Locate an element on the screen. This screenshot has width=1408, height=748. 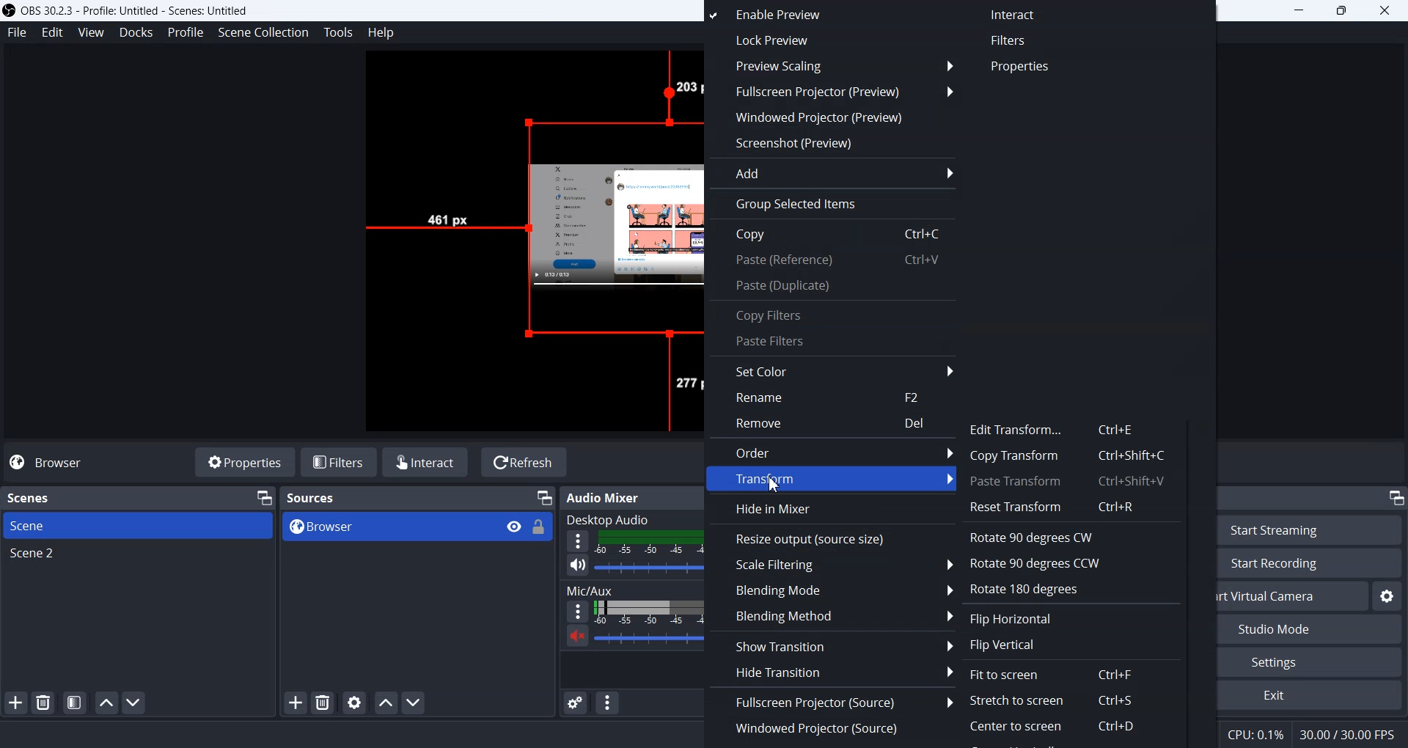
Restore down  is located at coordinates (1348, 12).